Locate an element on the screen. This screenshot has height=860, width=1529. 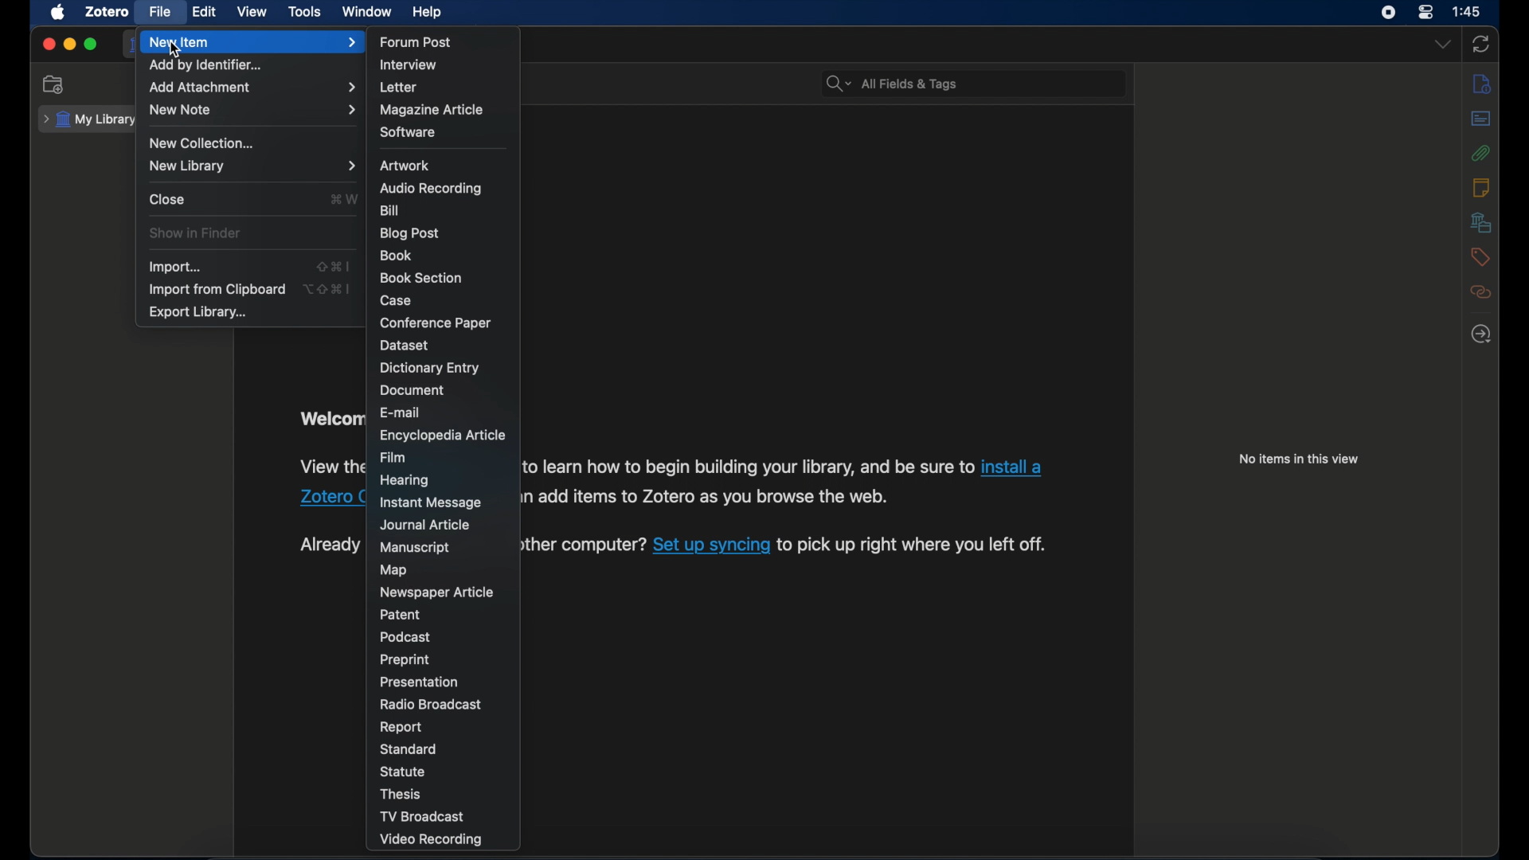
presentation is located at coordinates (420, 682).